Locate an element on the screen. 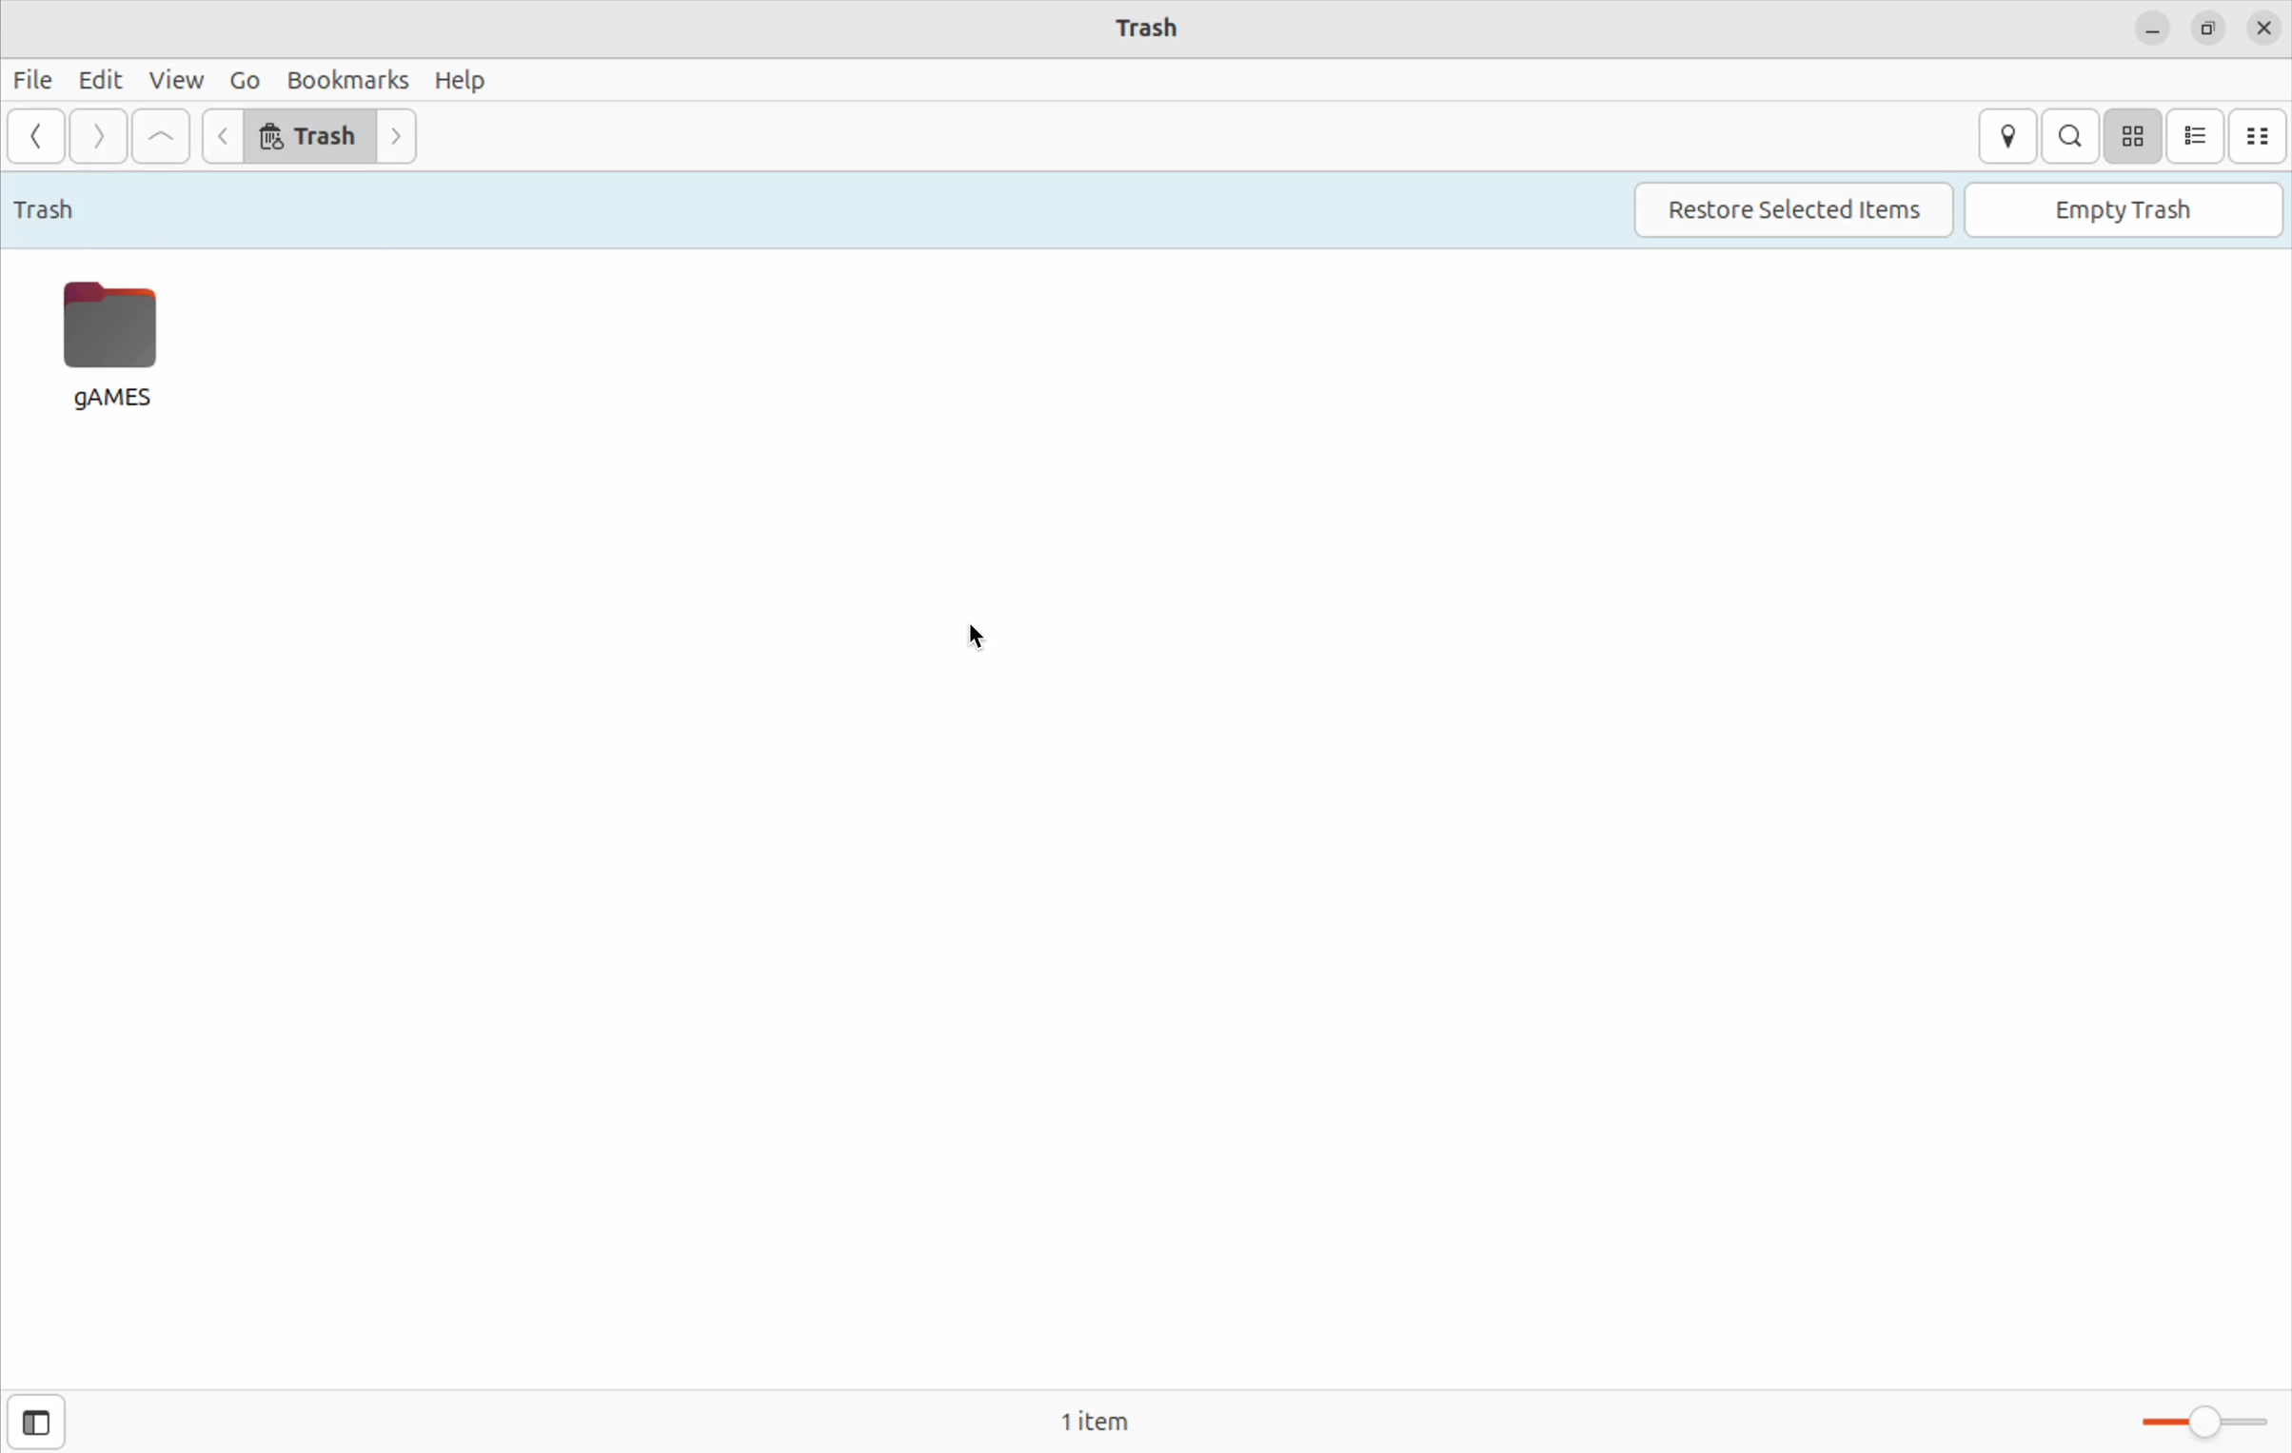  Go is located at coordinates (244, 78).